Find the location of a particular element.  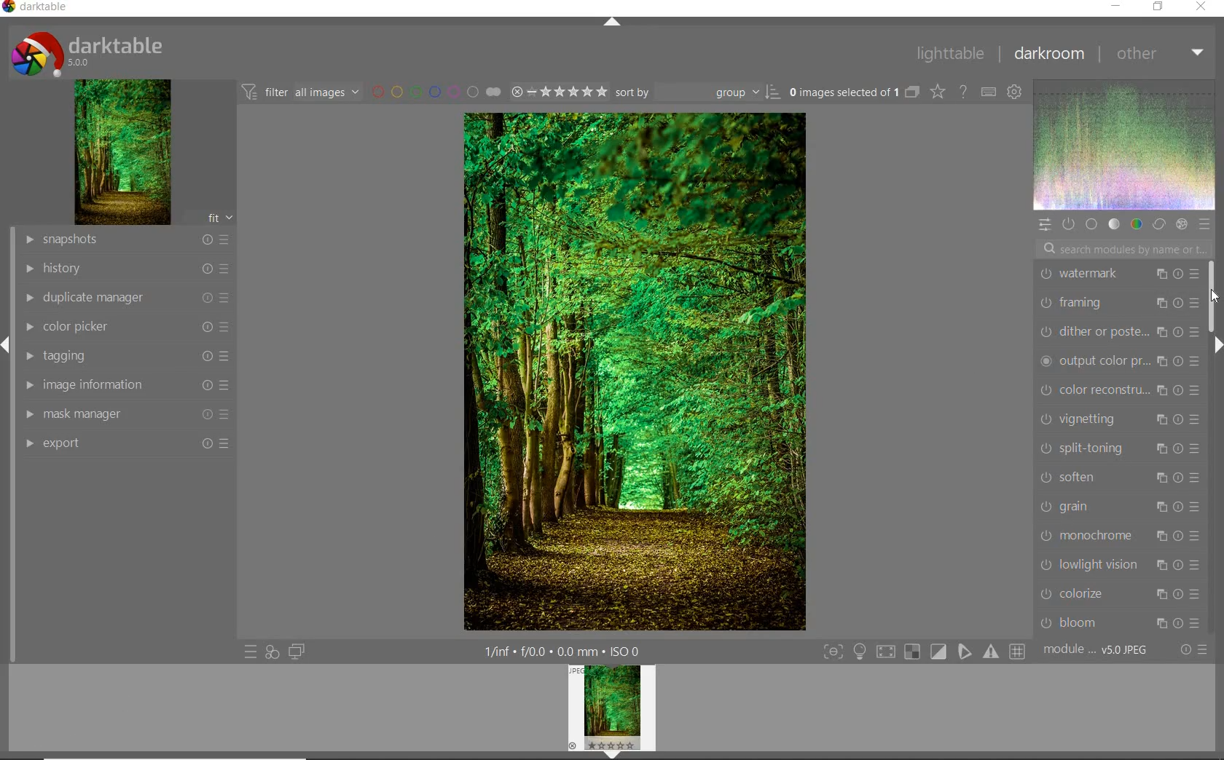

FILTER BY IMAGE COLOR LABEL is located at coordinates (433, 90).